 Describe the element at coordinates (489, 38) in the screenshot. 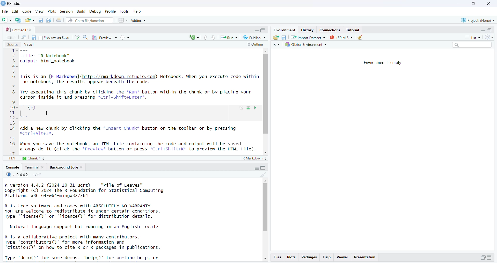

I see `refresh list` at that location.